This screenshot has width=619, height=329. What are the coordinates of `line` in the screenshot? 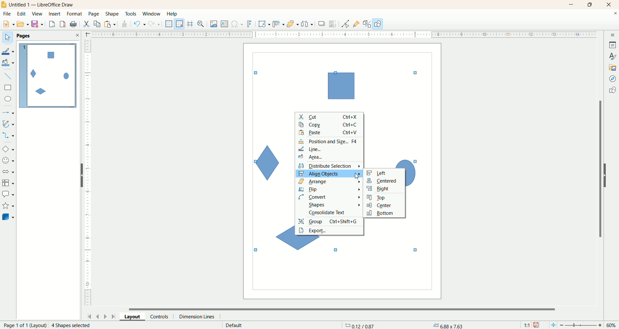 It's located at (329, 149).